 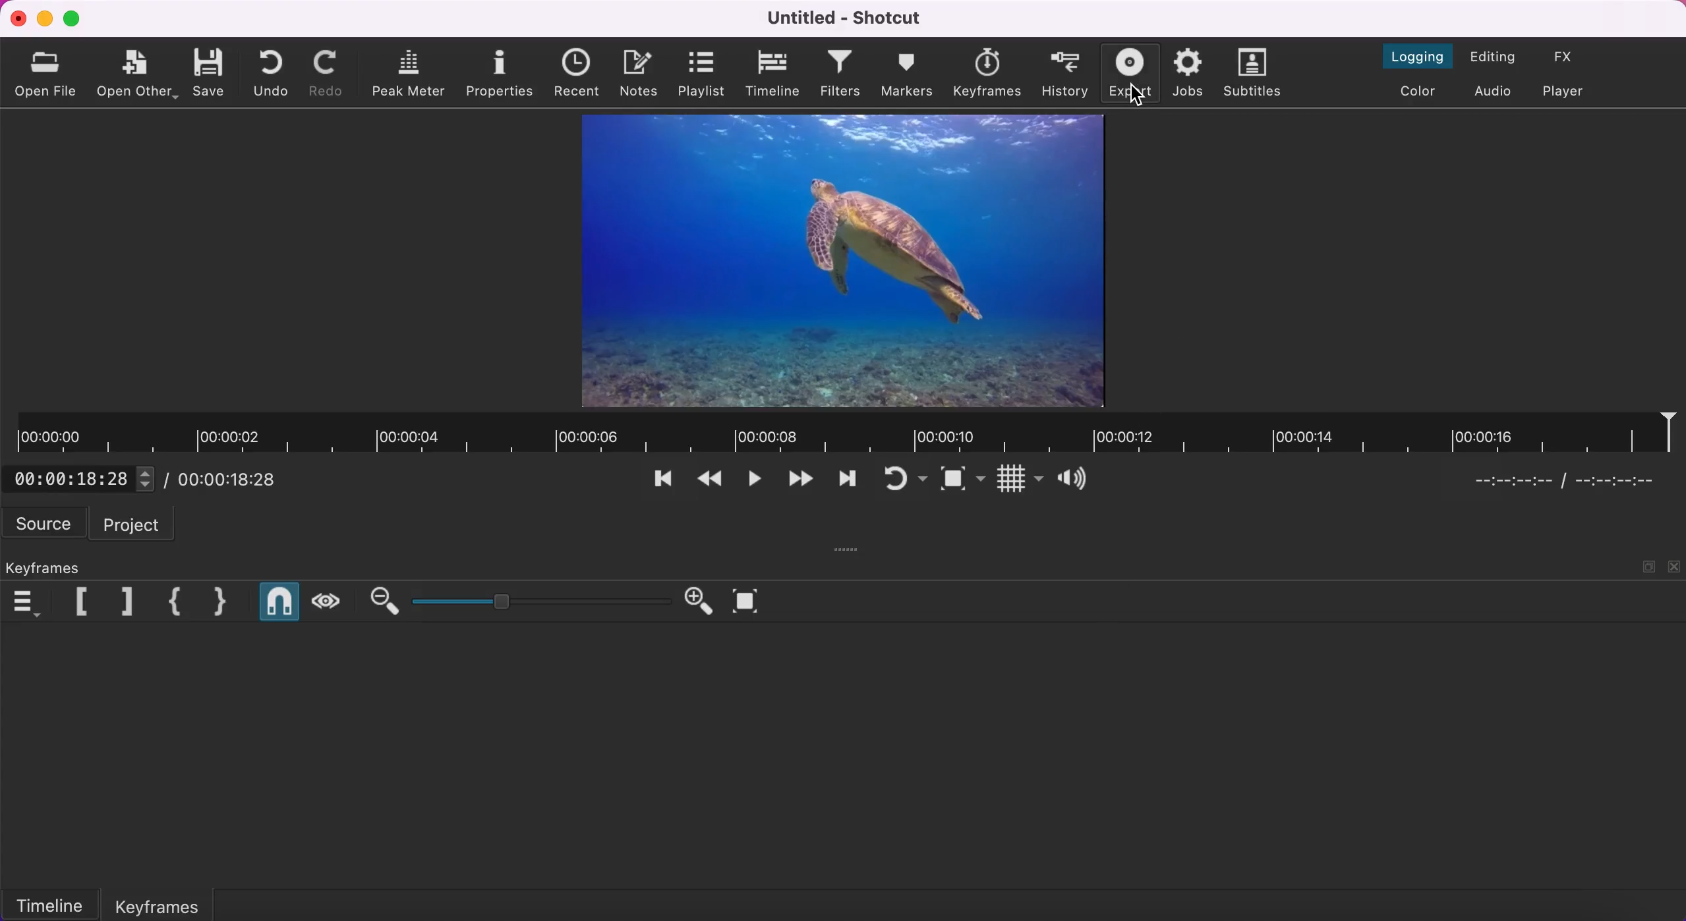 What do you see at coordinates (639, 73) in the screenshot?
I see `notes` at bounding box center [639, 73].